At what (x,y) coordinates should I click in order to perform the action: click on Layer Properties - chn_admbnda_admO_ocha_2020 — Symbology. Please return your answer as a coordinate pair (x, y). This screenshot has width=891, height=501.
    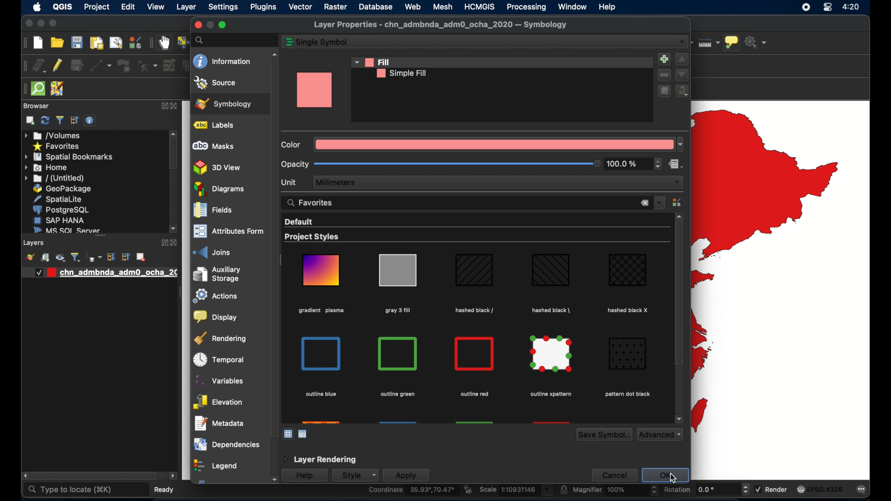
    Looking at the image, I should click on (442, 25).